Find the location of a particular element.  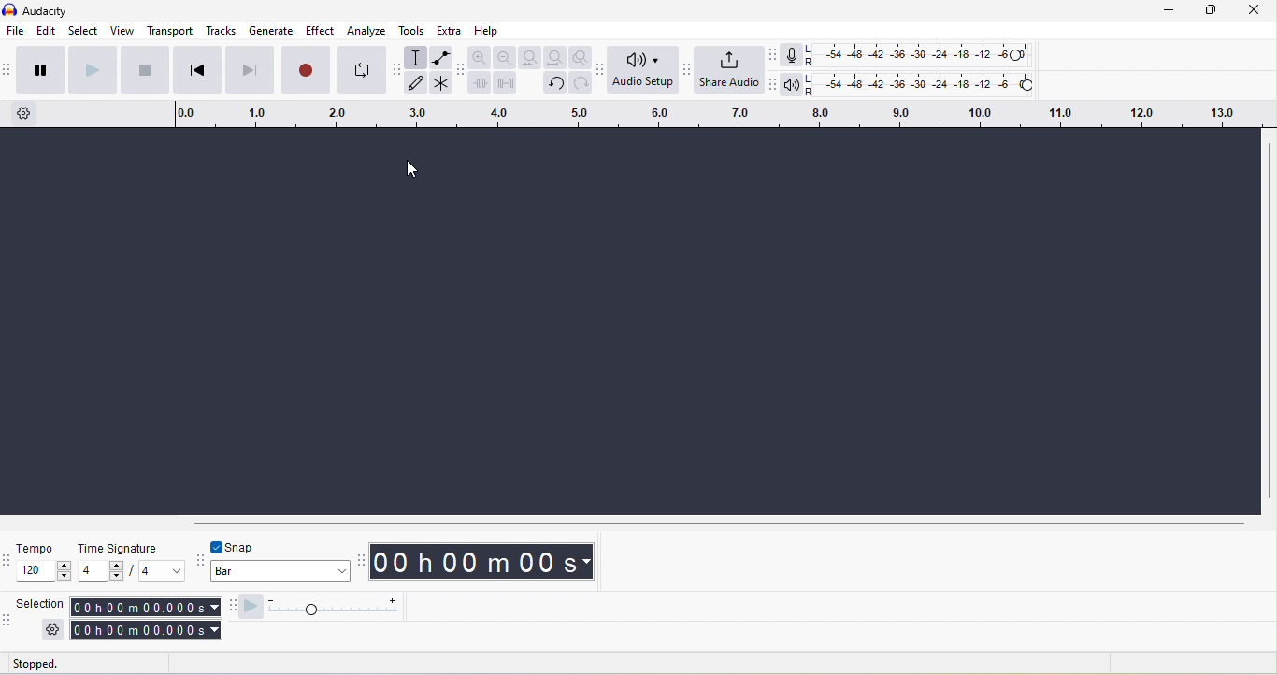

record is located at coordinates (306, 70).